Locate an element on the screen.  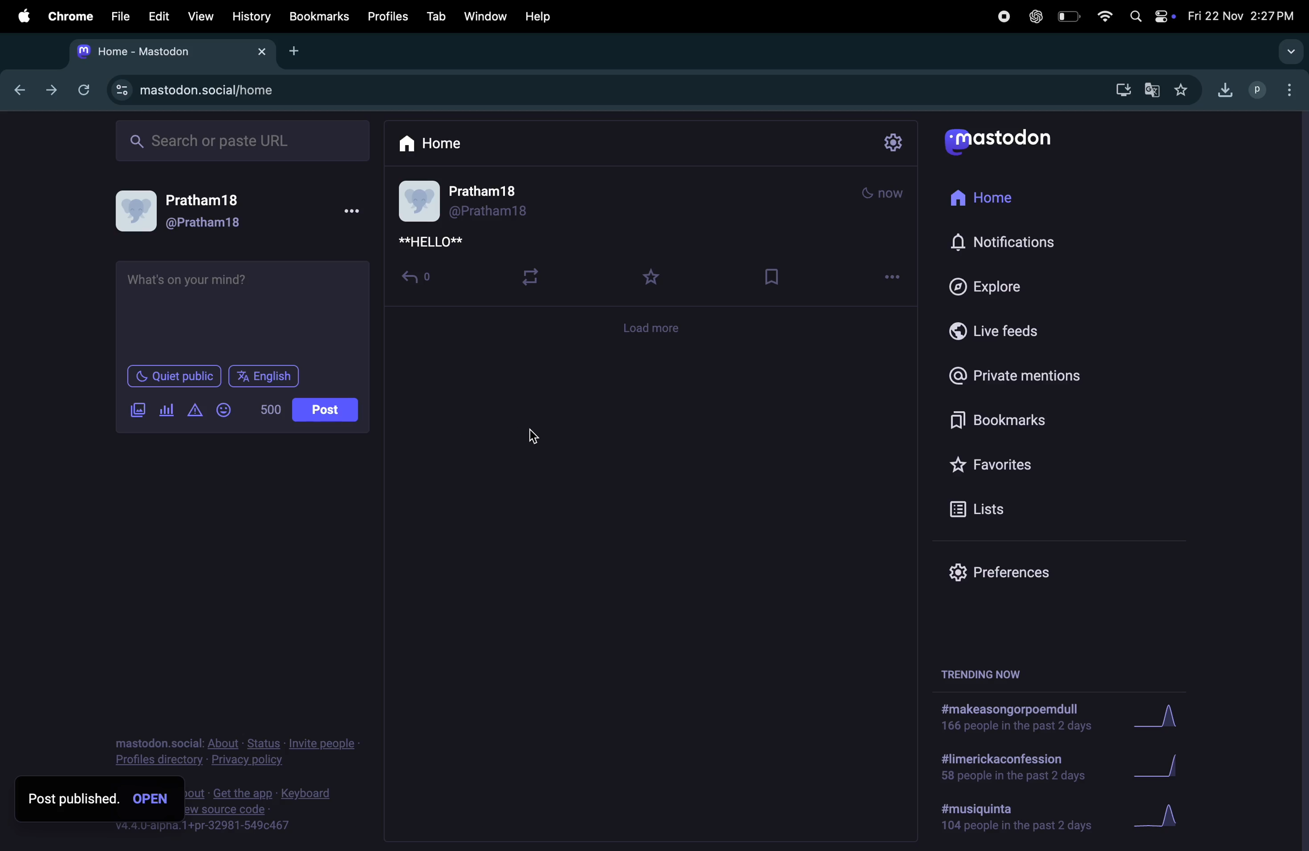
cursor is located at coordinates (539, 436).